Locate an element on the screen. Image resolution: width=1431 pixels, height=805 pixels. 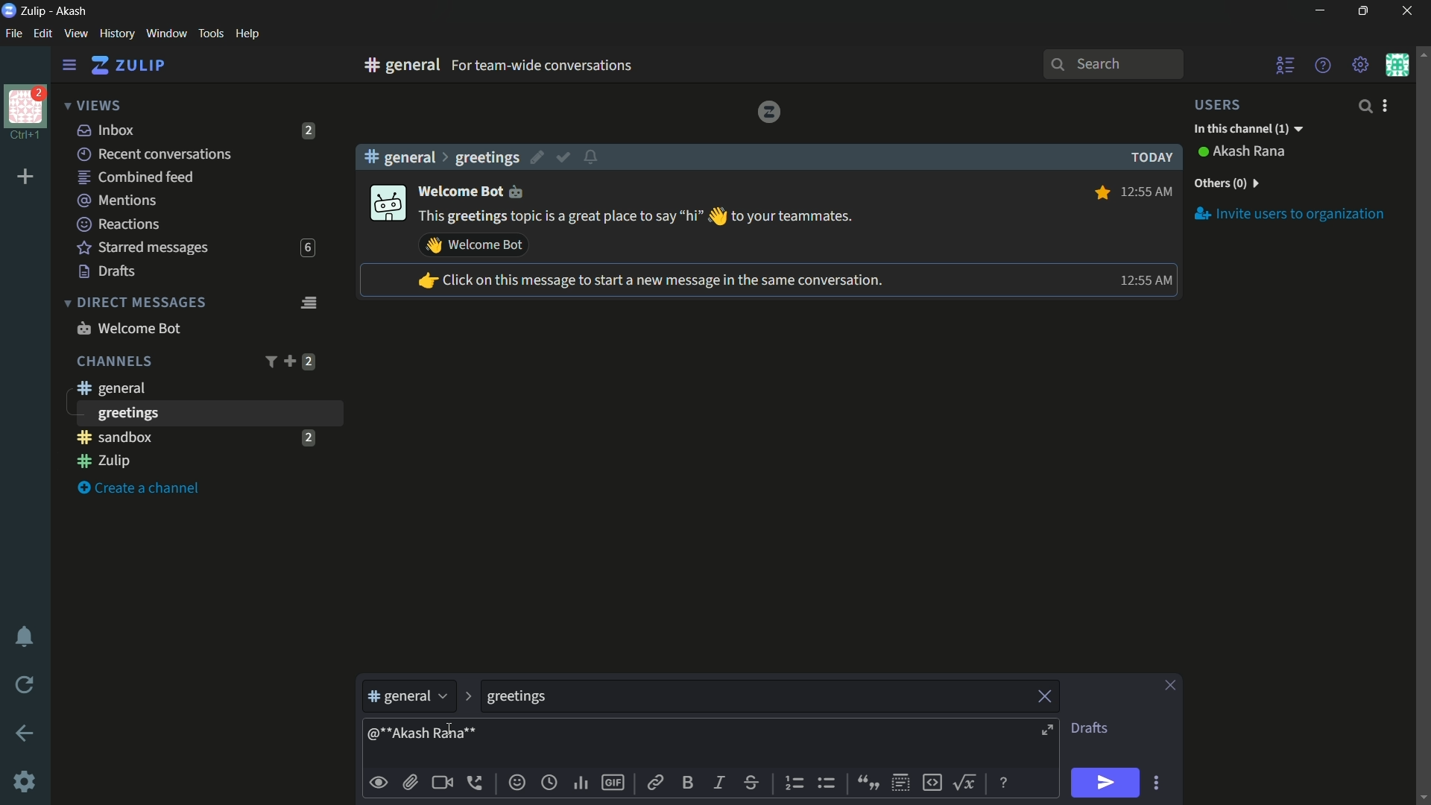
search bar is located at coordinates (1113, 64).